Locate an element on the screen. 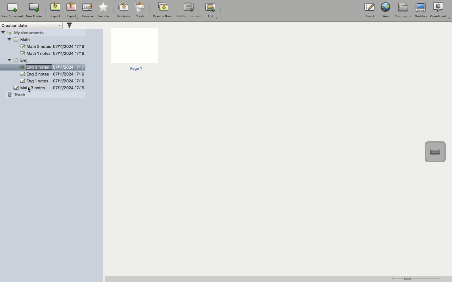 The height and width of the screenshot is (282, 452). Board is located at coordinates (369, 12).